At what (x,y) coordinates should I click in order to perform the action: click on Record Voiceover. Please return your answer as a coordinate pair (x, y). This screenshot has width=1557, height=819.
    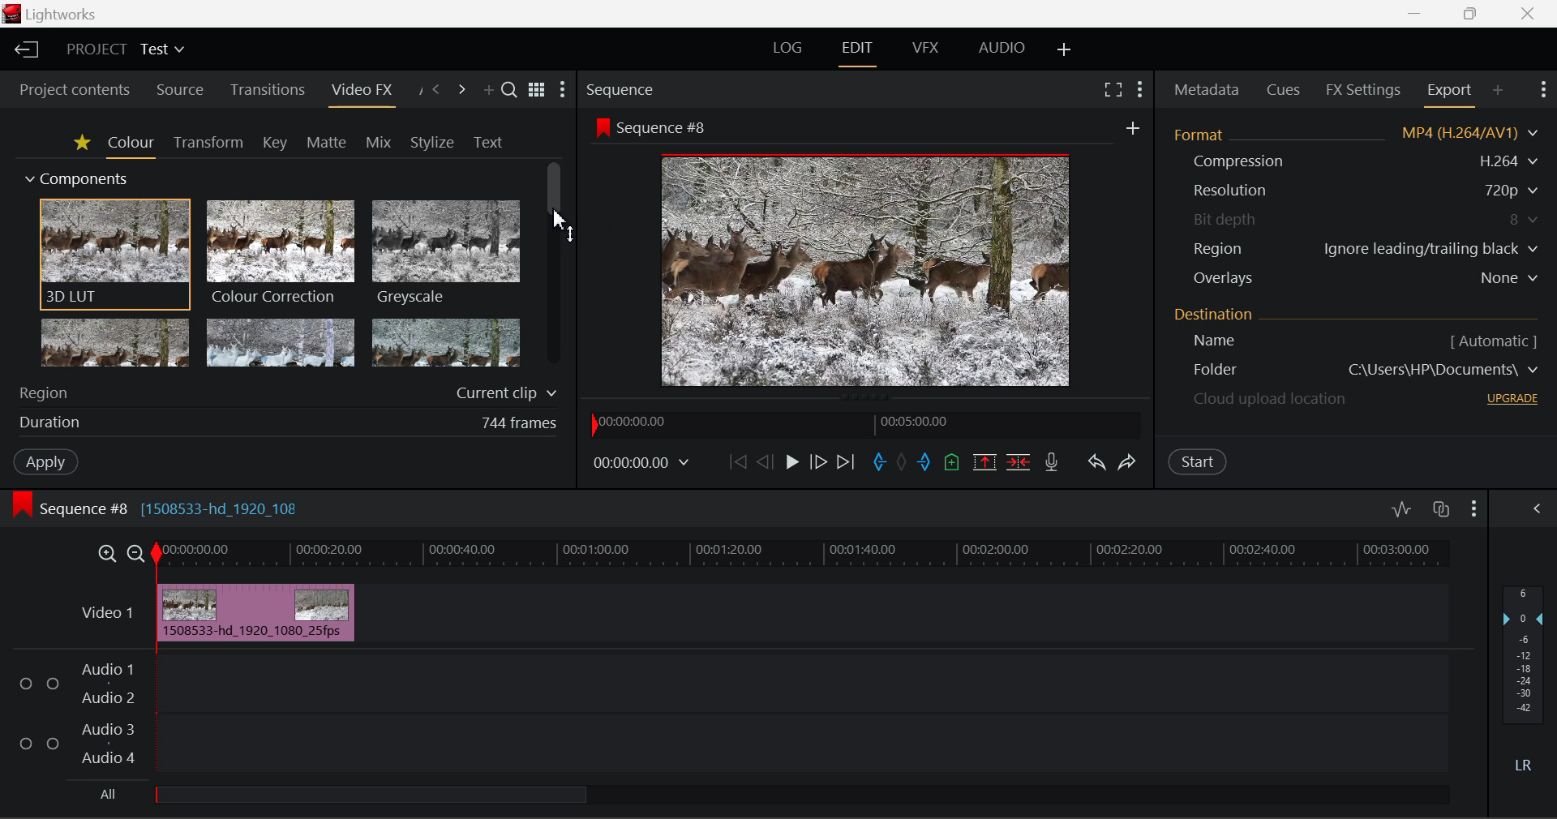
    Looking at the image, I should click on (1051, 461).